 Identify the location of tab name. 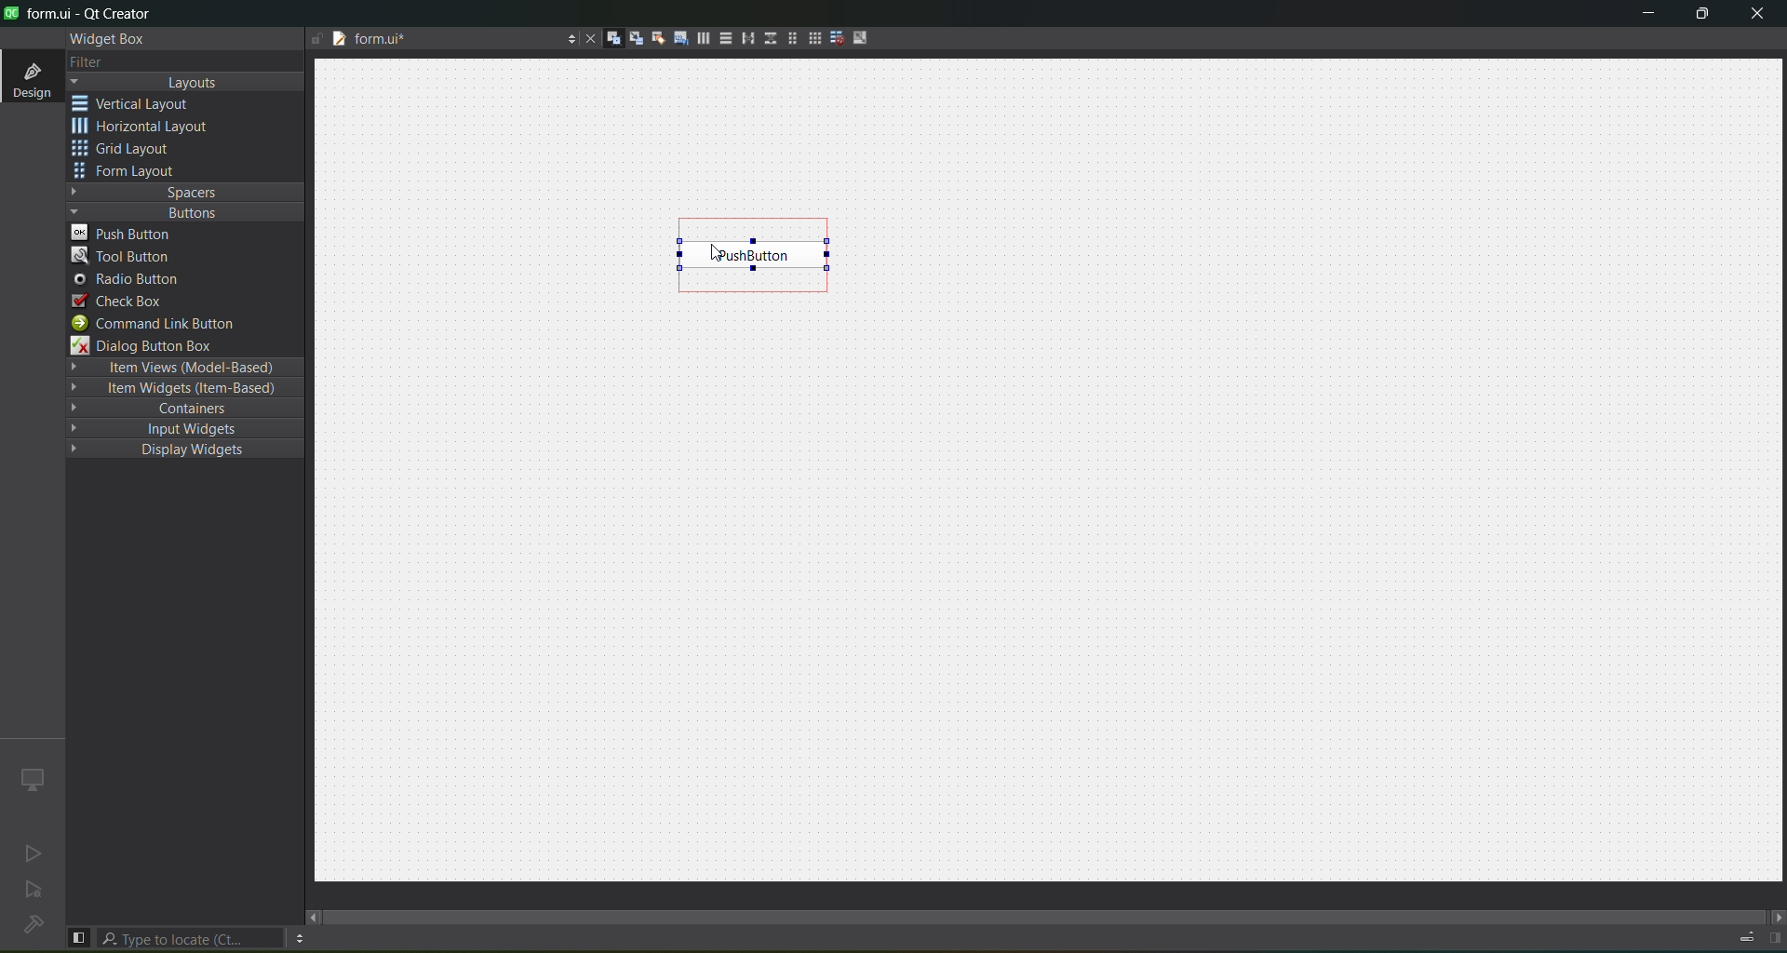
(425, 41).